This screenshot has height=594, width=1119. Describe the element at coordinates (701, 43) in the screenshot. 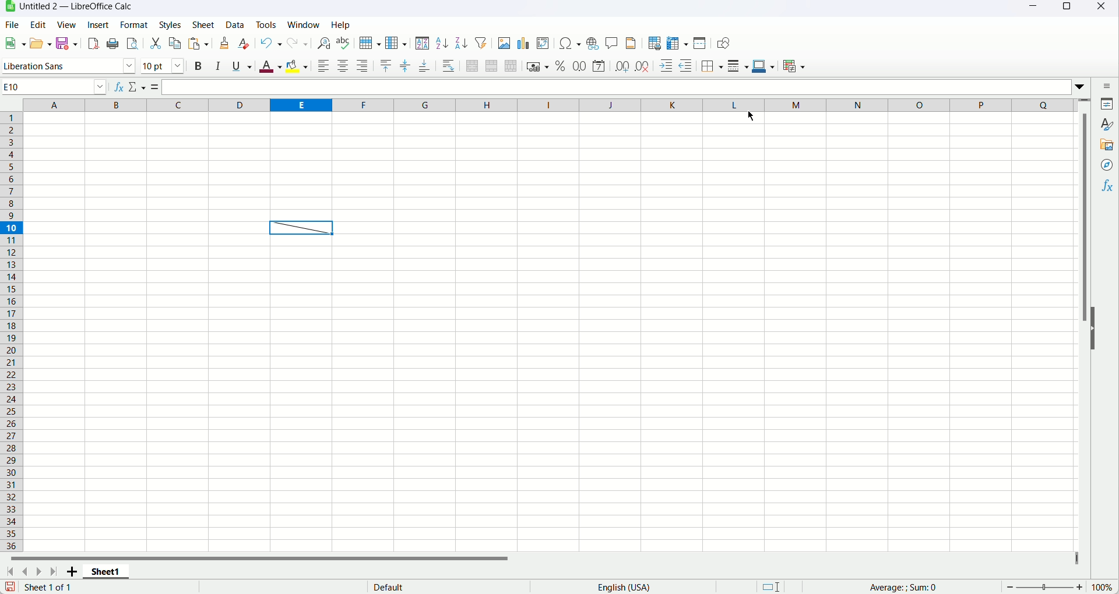

I see `Split window` at that location.